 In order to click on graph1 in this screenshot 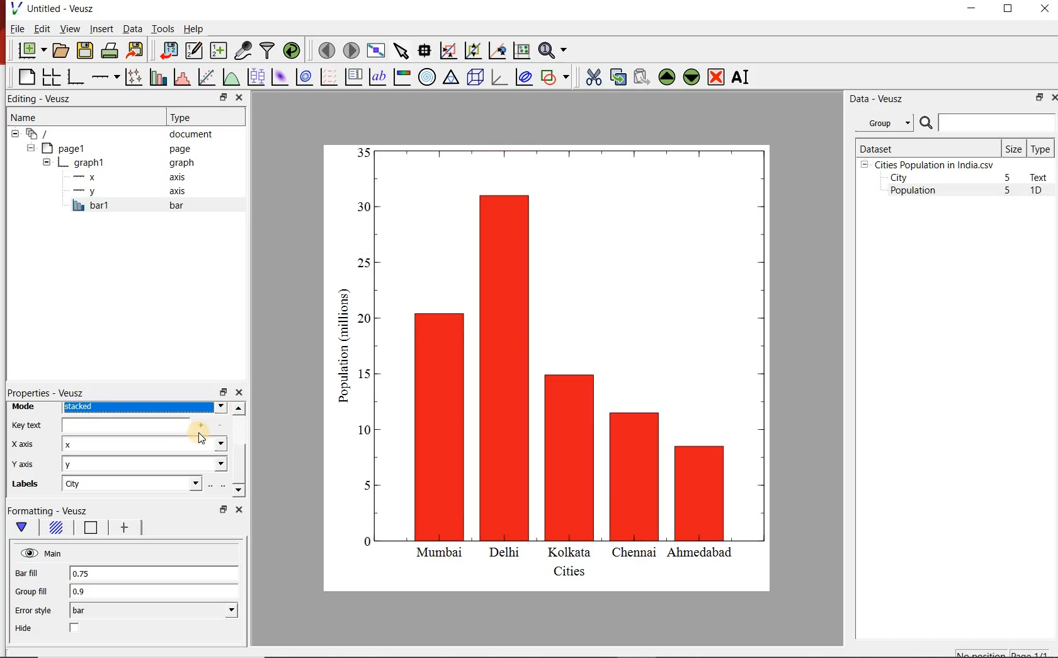, I will do `click(562, 365)`.